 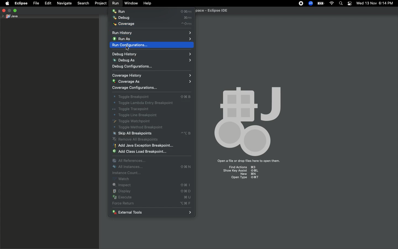 I want to click on Edit, so click(x=48, y=4).